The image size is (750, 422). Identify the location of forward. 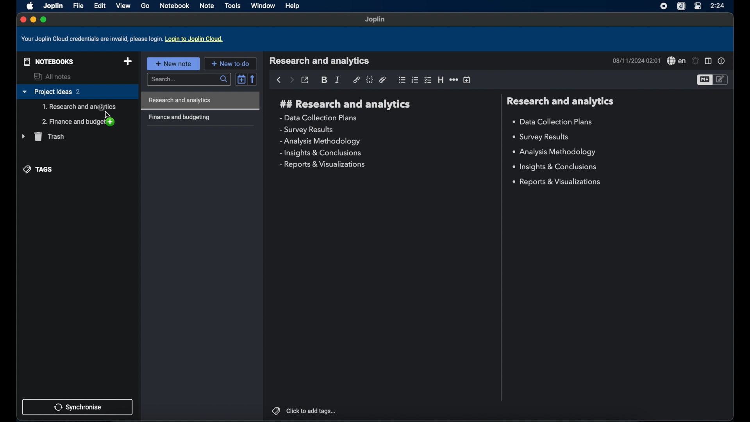
(291, 80).